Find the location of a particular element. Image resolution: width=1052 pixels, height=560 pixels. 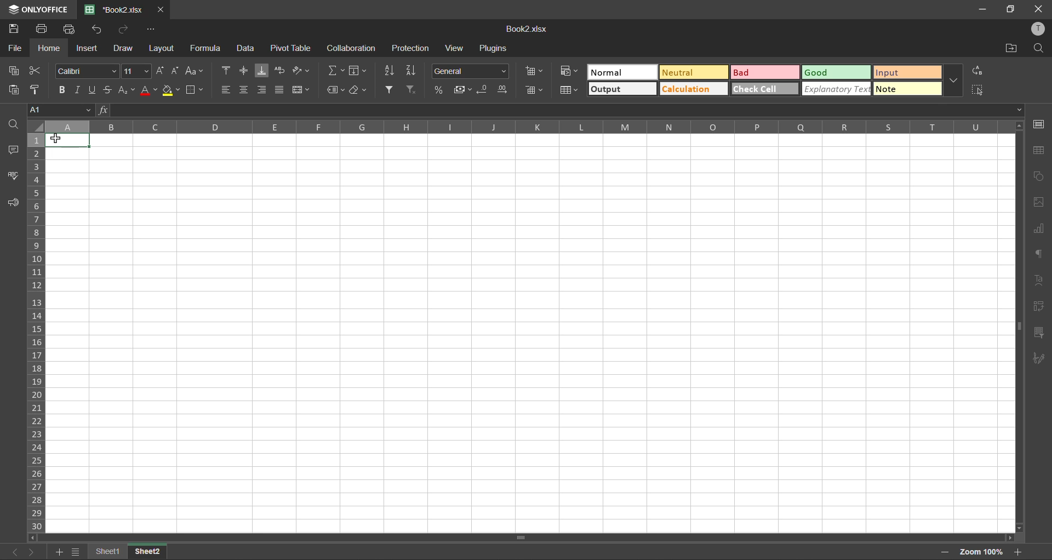

output is located at coordinates (621, 89).